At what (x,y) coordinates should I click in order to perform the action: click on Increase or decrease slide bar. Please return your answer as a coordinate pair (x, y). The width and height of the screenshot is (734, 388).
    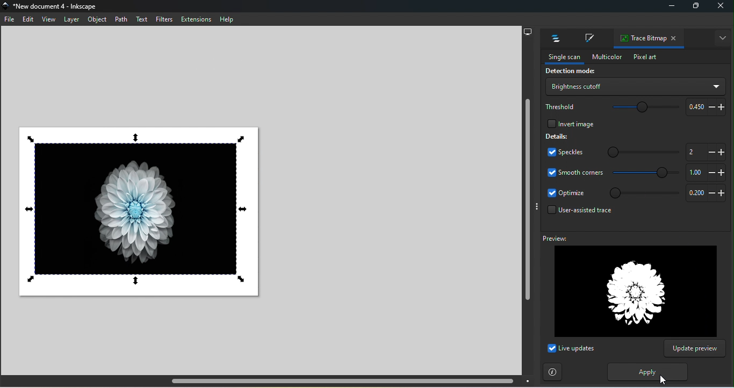
    Looking at the image, I should click on (703, 152).